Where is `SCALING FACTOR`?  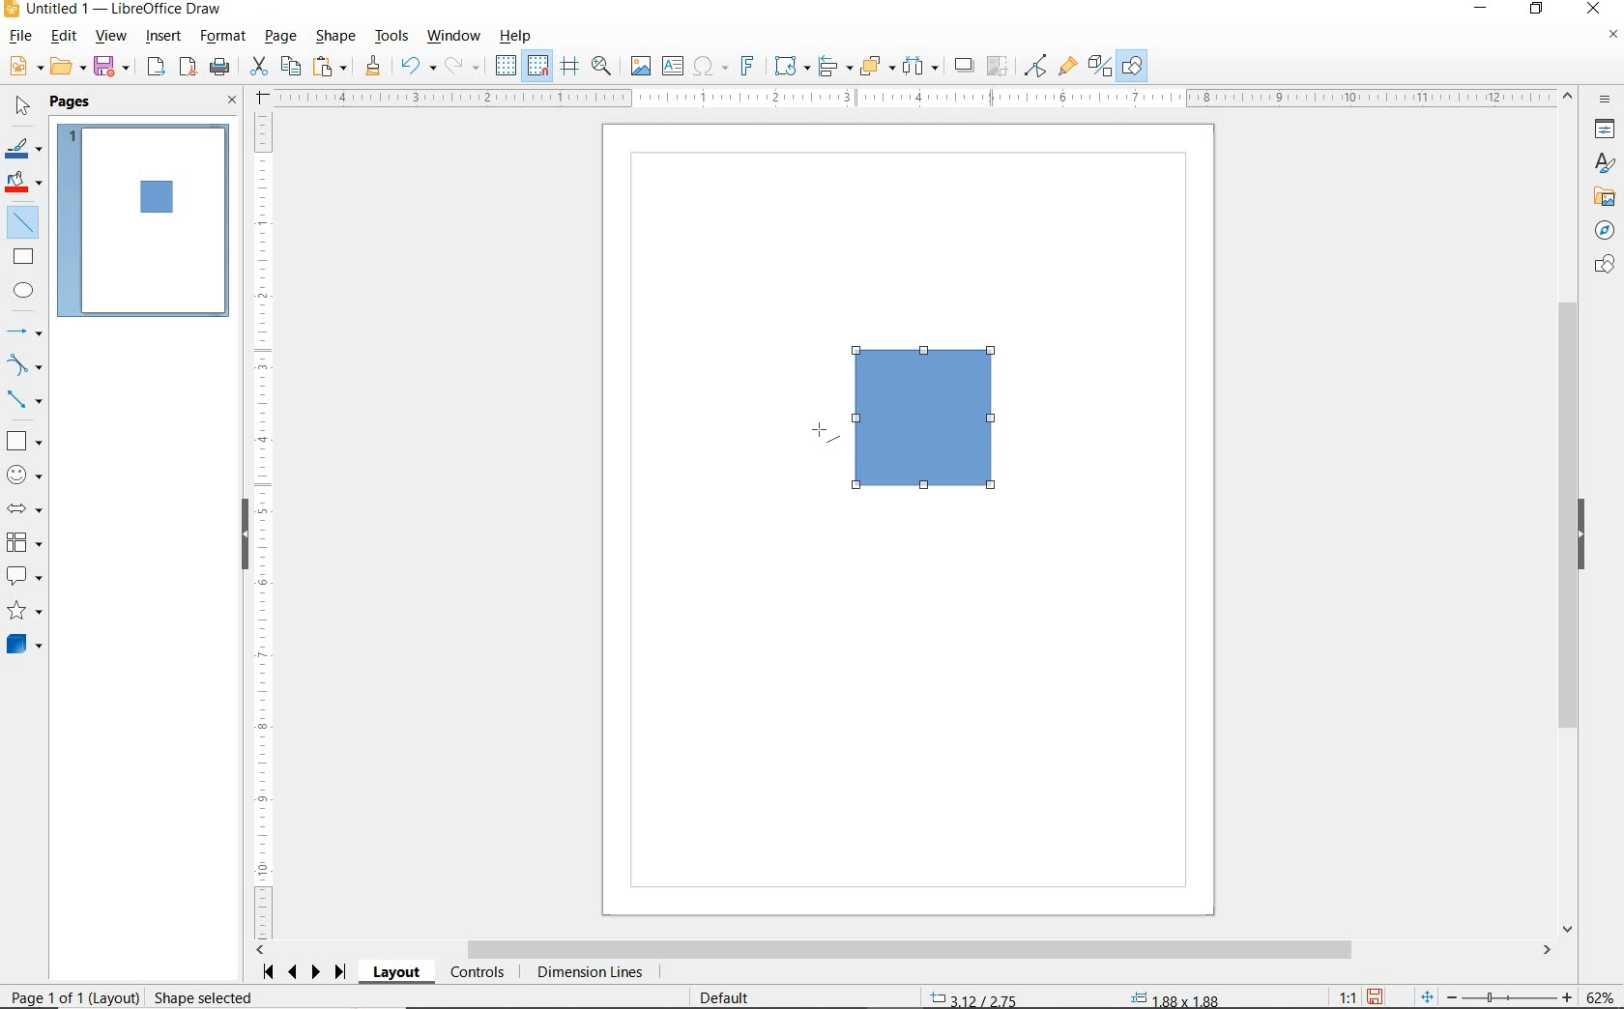
SCALING FACTOR is located at coordinates (1340, 993).